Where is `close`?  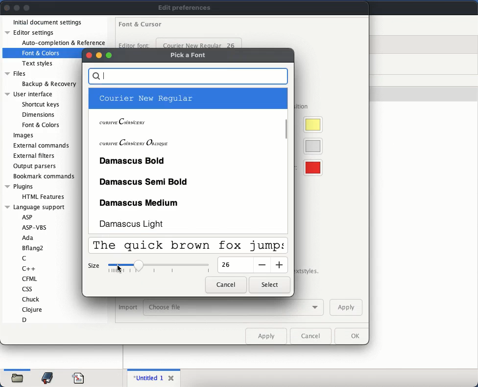
close is located at coordinates (173, 378).